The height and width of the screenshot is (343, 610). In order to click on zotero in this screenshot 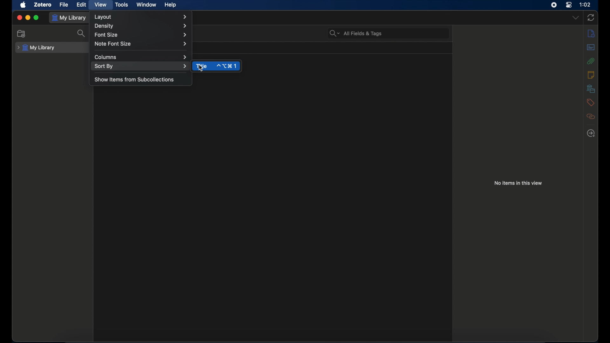, I will do `click(43, 5)`.